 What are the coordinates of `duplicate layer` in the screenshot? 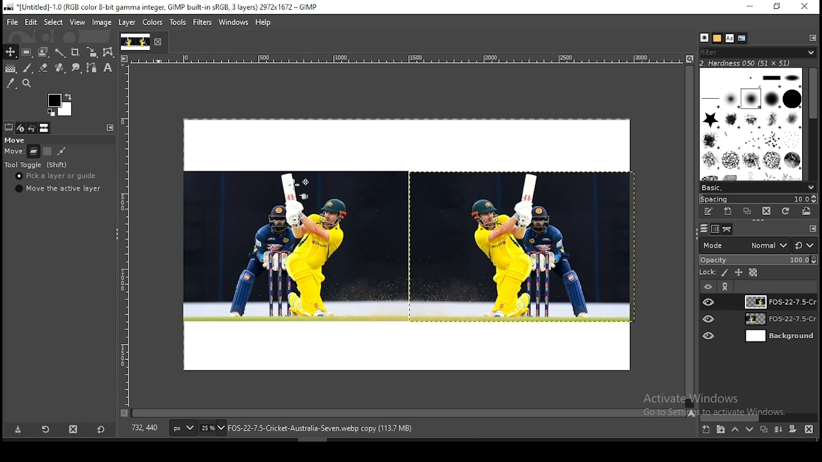 It's located at (762, 431).